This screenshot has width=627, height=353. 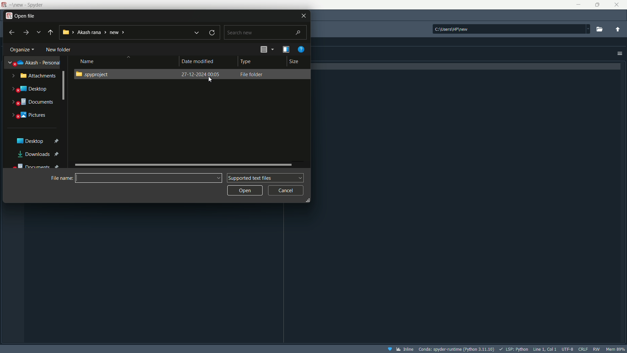 I want to click on search bar, so click(x=265, y=32).